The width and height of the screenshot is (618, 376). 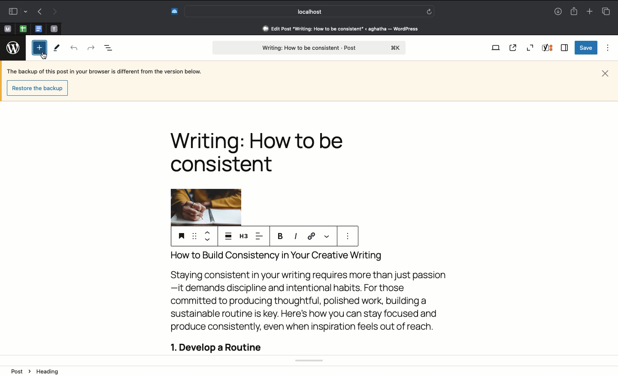 What do you see at coordinates (260, 236) in the screenshot?
I see `Align` at bounding box center [260, 236].